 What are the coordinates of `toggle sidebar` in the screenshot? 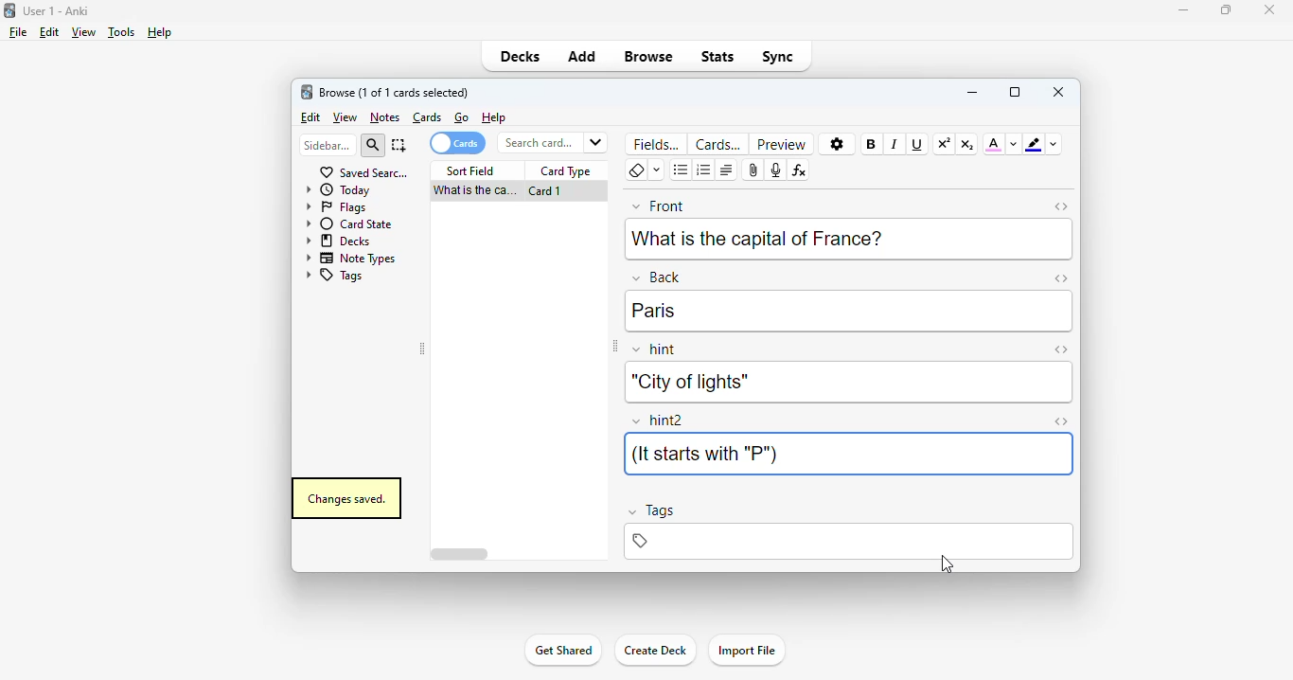 It's located at (613, 347).